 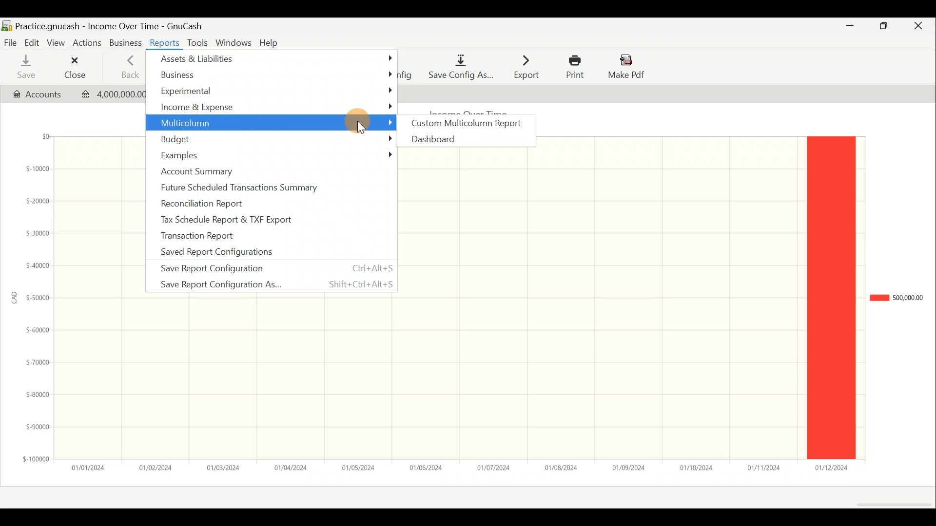 I want to click on y-axis (amount in CAD), so click(x=31, y=299).